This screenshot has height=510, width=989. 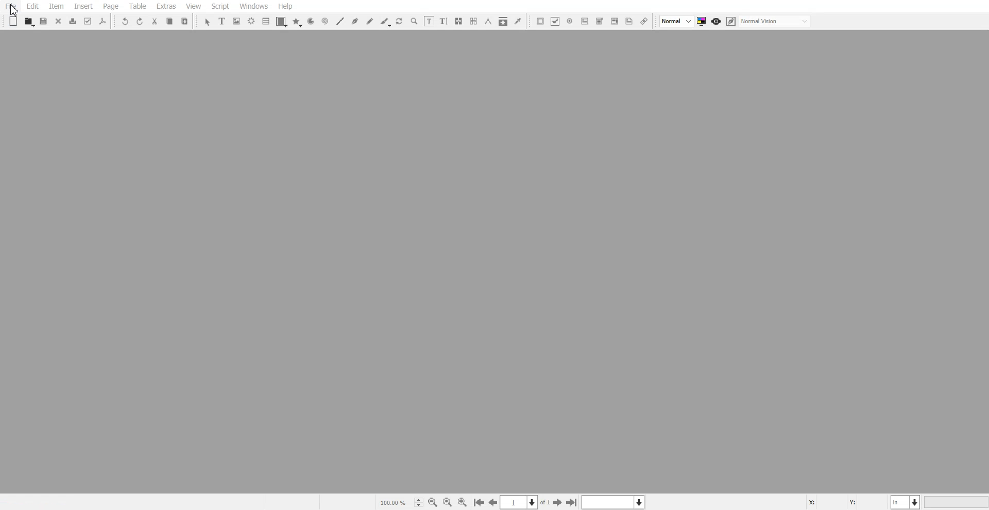 What do you see at coordinates (599, 21) in the screenshot?
I see `PDF Combo Box` at bounding box center [599, 21].